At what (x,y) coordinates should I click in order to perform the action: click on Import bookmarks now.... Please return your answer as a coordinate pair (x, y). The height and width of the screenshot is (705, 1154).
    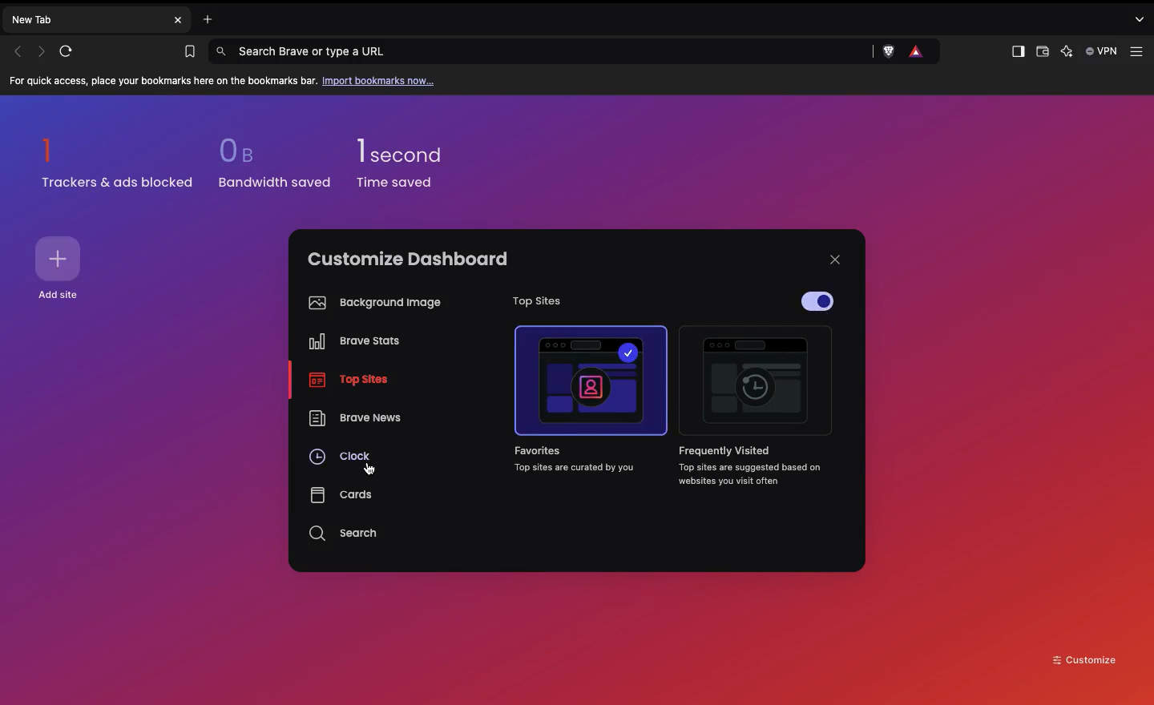
    Looking at the image, I should click on (381, 80).